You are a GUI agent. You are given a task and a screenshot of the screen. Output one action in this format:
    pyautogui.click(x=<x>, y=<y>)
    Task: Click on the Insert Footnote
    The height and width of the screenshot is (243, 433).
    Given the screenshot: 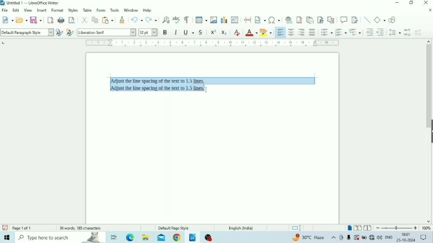 What is the action you would take?
    pyautogui.click(x=300, y=19)
    